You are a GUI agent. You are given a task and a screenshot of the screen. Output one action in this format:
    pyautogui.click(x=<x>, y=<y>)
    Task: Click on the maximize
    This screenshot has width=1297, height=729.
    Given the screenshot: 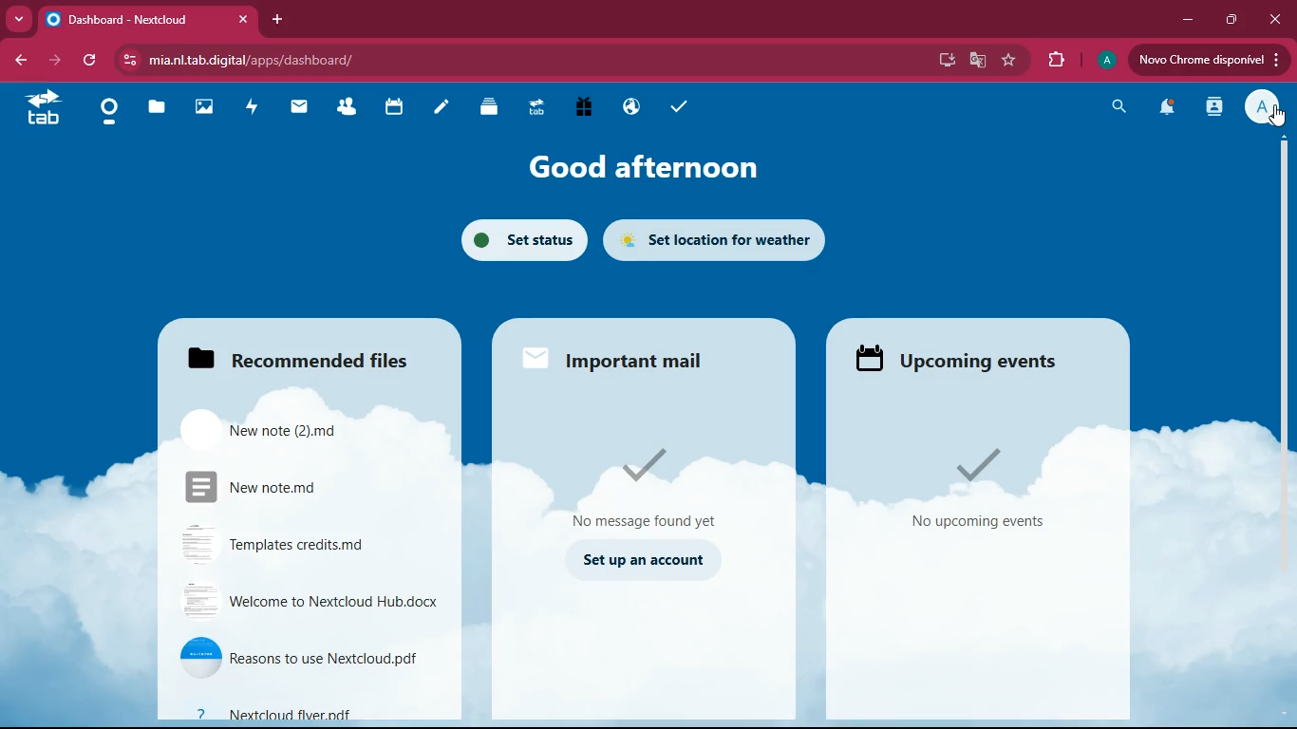 What is the action you would take?
    pyautogui.click(x=1229, y=20)
    